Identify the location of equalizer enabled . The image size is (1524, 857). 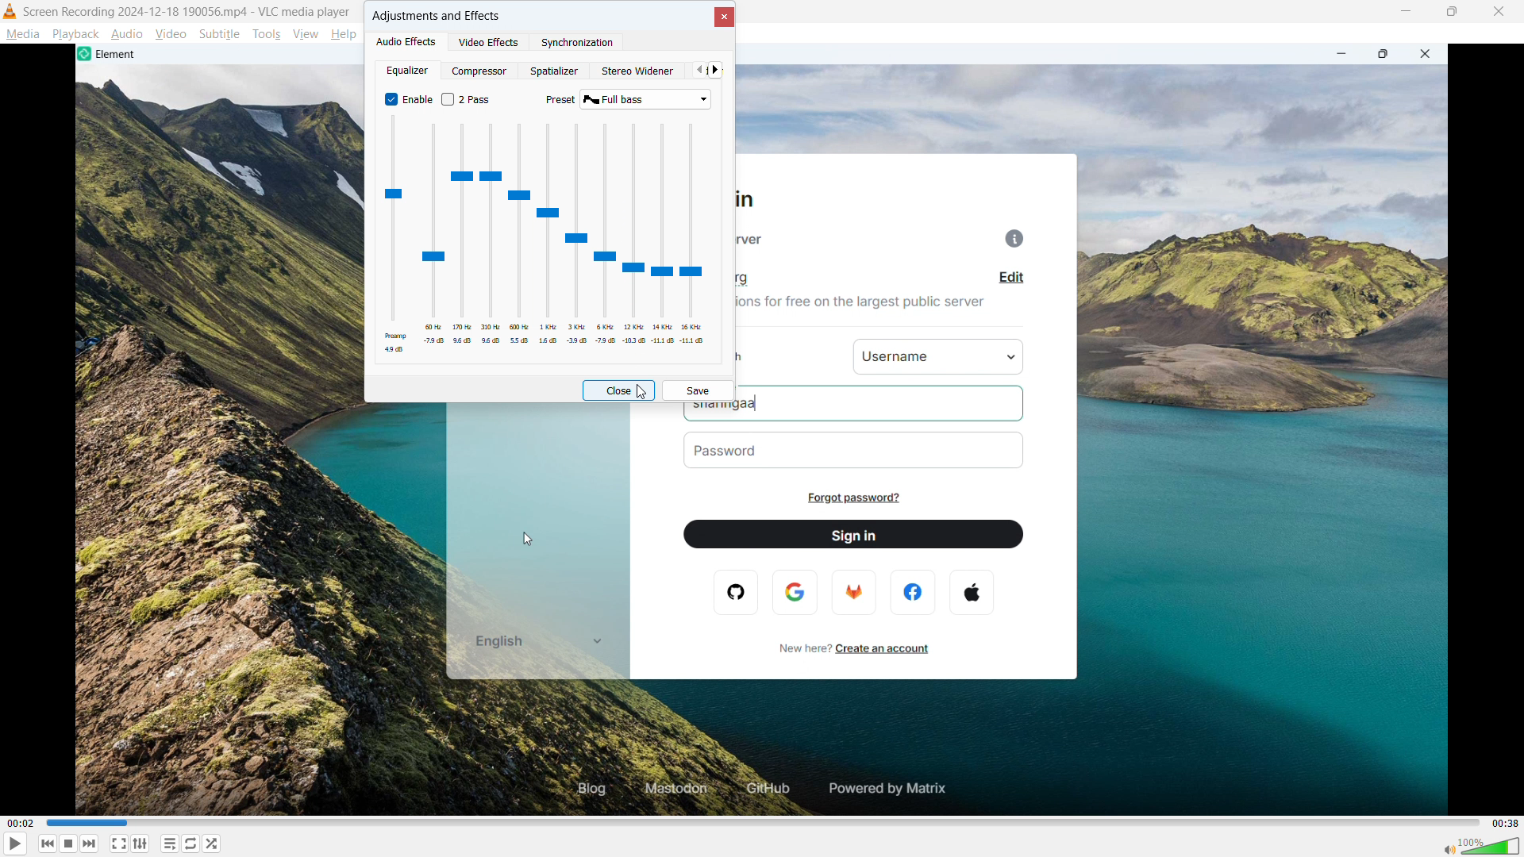
(408, 99).